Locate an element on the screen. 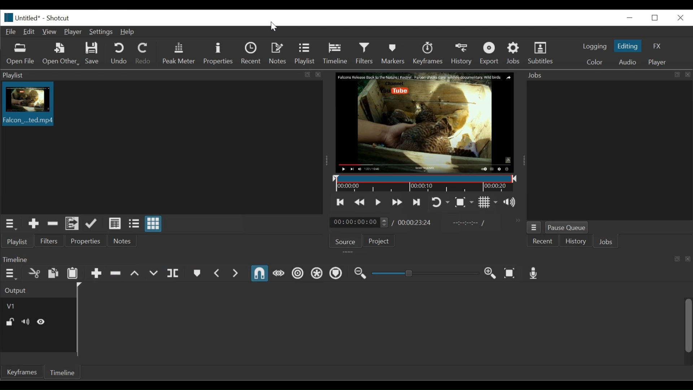 The width and height of the screenshot is (693, 390). Timeline menu is located at coordinates (11, 273).